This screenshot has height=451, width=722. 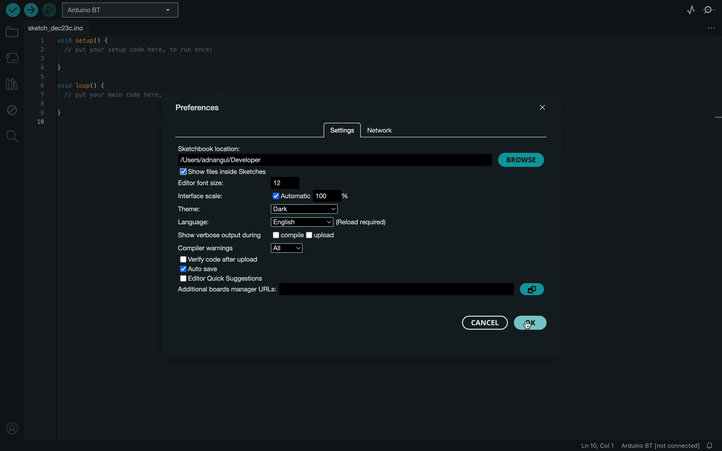 I want to click on editor, so click(x=243, y=183).